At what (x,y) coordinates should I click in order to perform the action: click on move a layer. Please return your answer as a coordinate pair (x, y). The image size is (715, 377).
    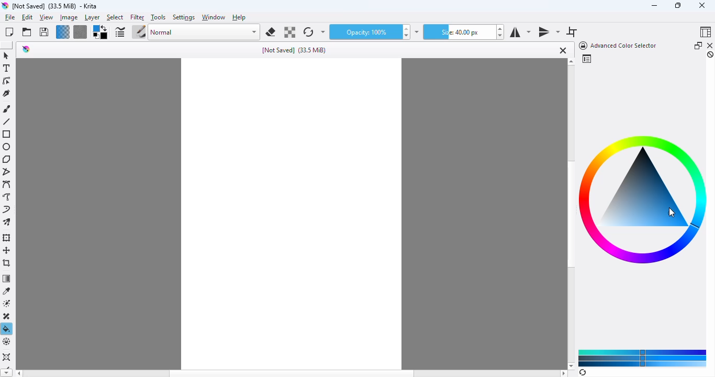
    Looking at the image, I should click on (7, 250).